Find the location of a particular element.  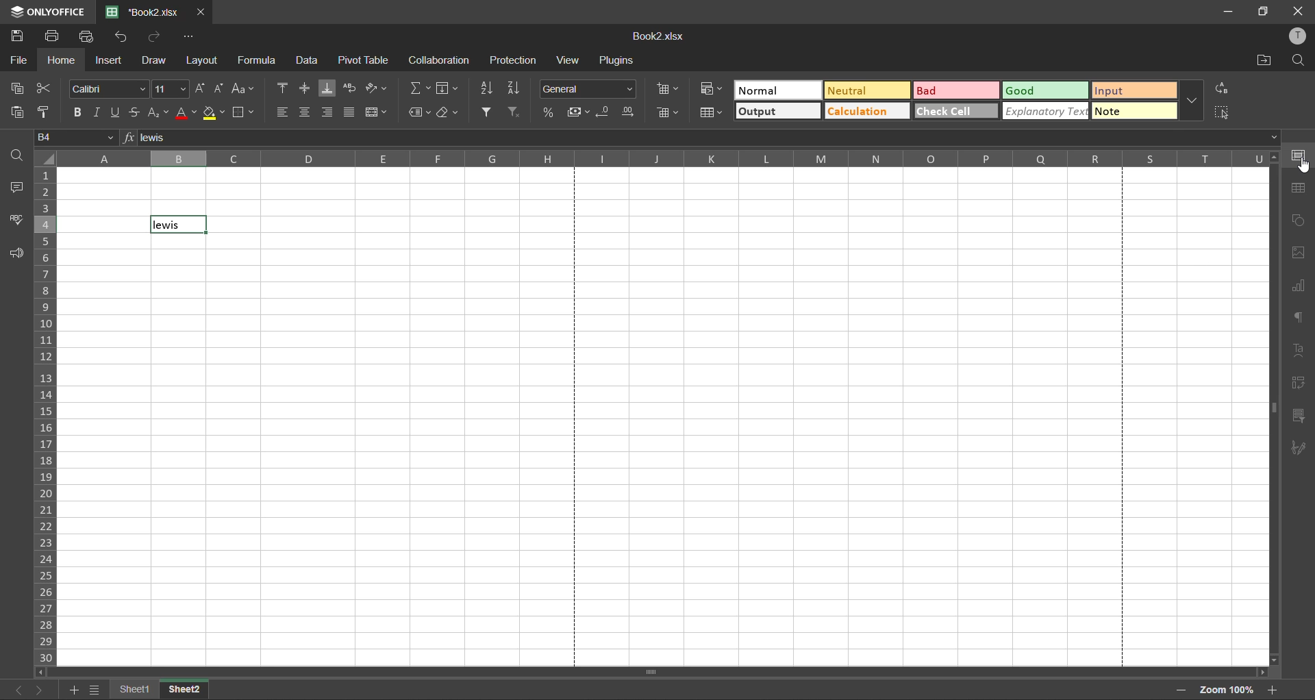

selected cell with text "lewis" is located at coordinates (179, 224).